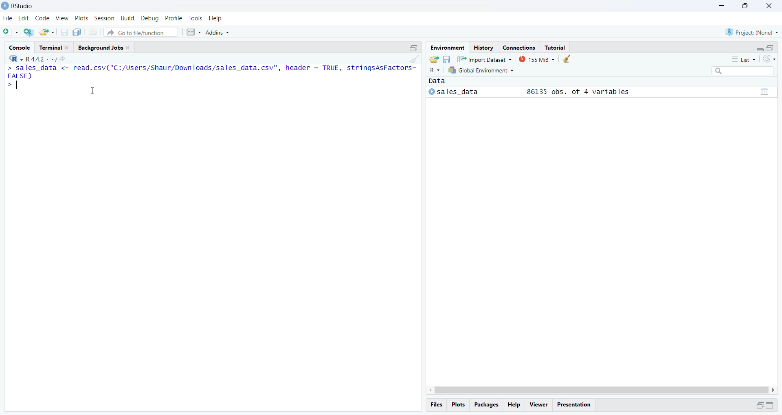 This screenshot has height=415, width=782. Describe the element at coordinates (758, 50) in the screenshot. I see `Expand/Collapse` at that location.